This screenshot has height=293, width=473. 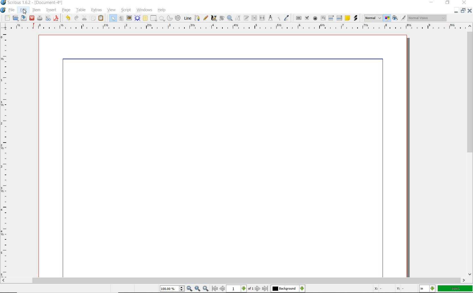 I want to click on in, so click(x=427, y=289).